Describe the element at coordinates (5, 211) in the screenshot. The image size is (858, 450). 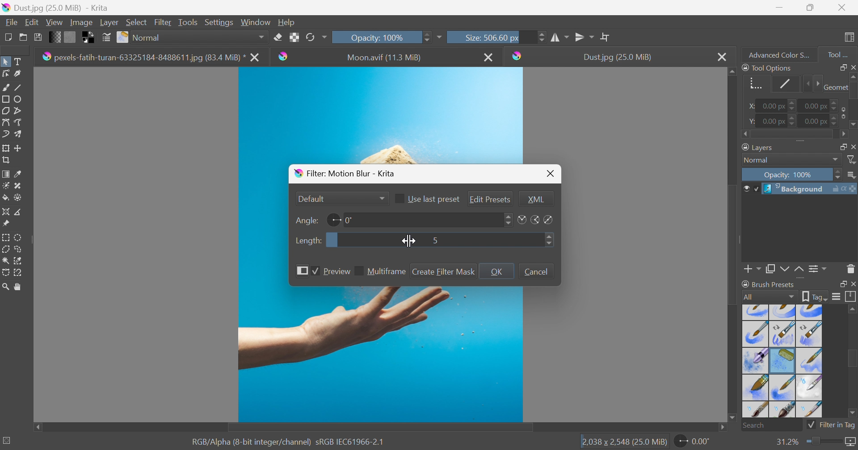
I see `Assistant tool` at that location.